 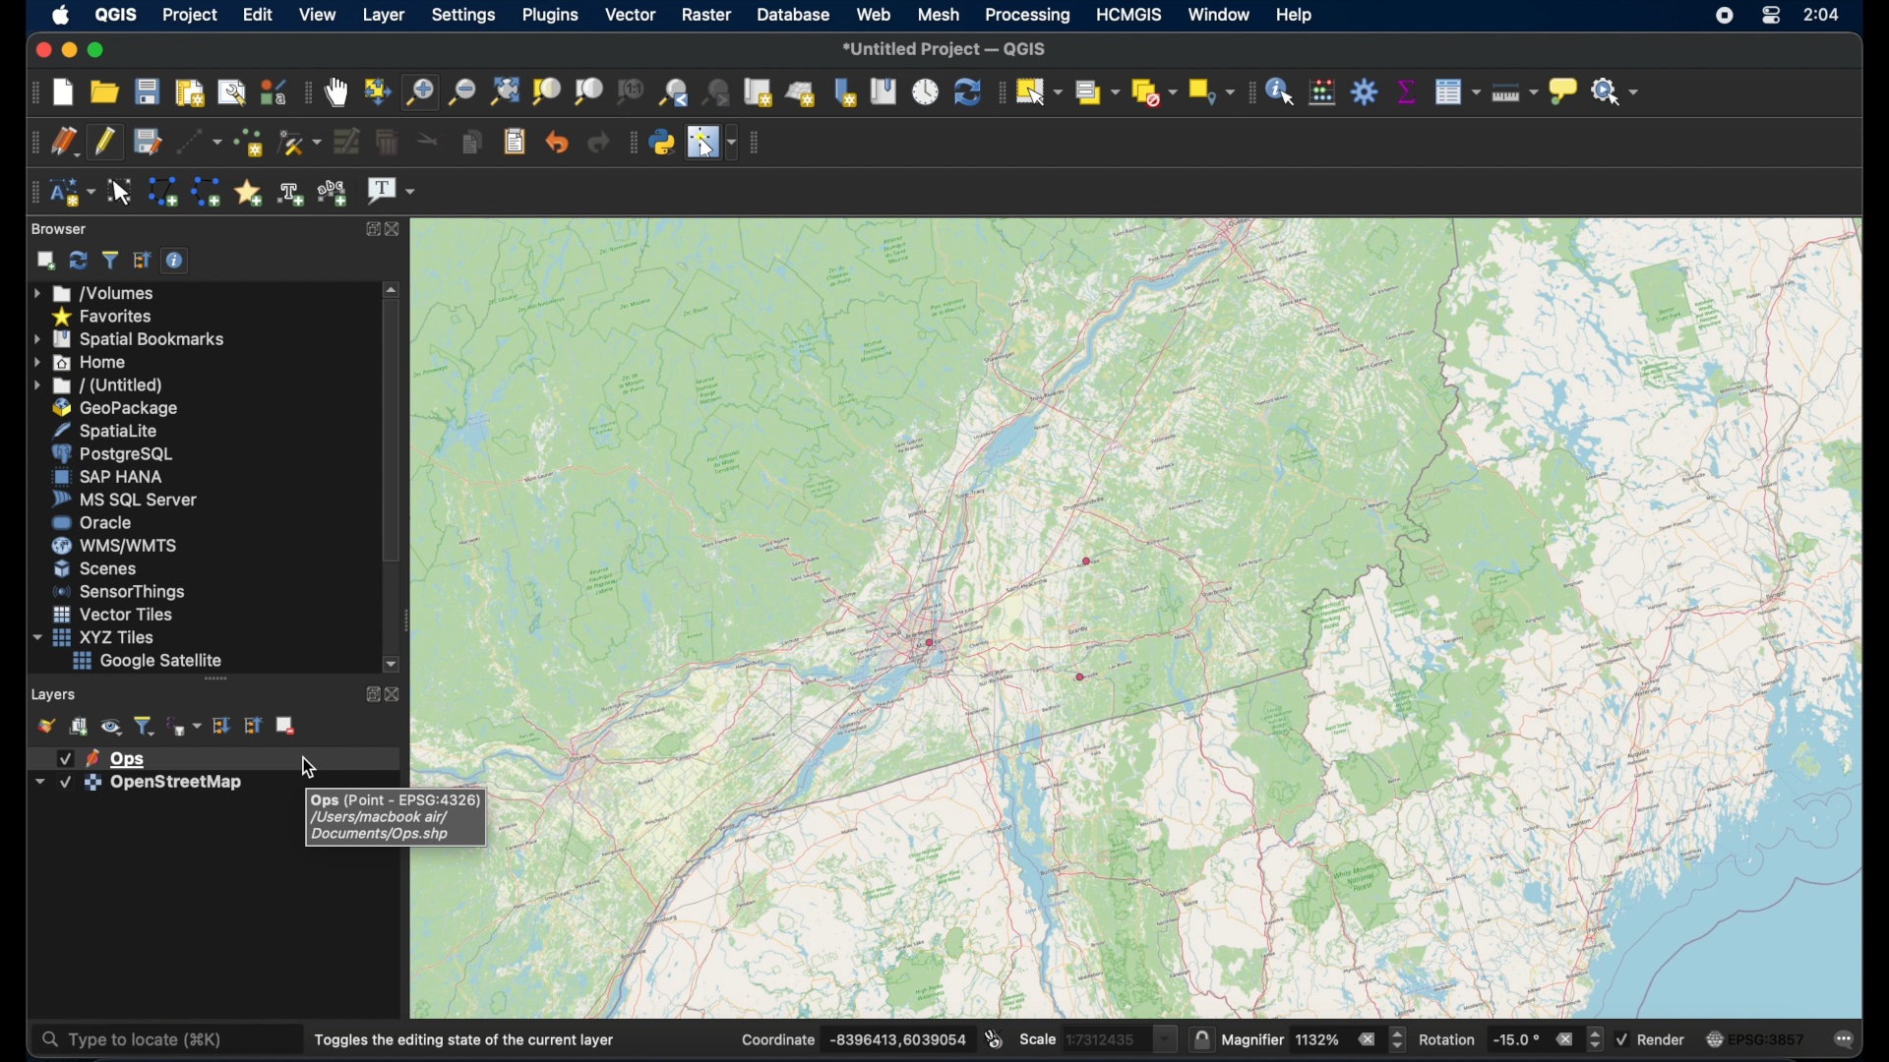 What do you see at coordinates (220, 725) in the screenshot?
I see `expand all` at bounding box center [220, 725].